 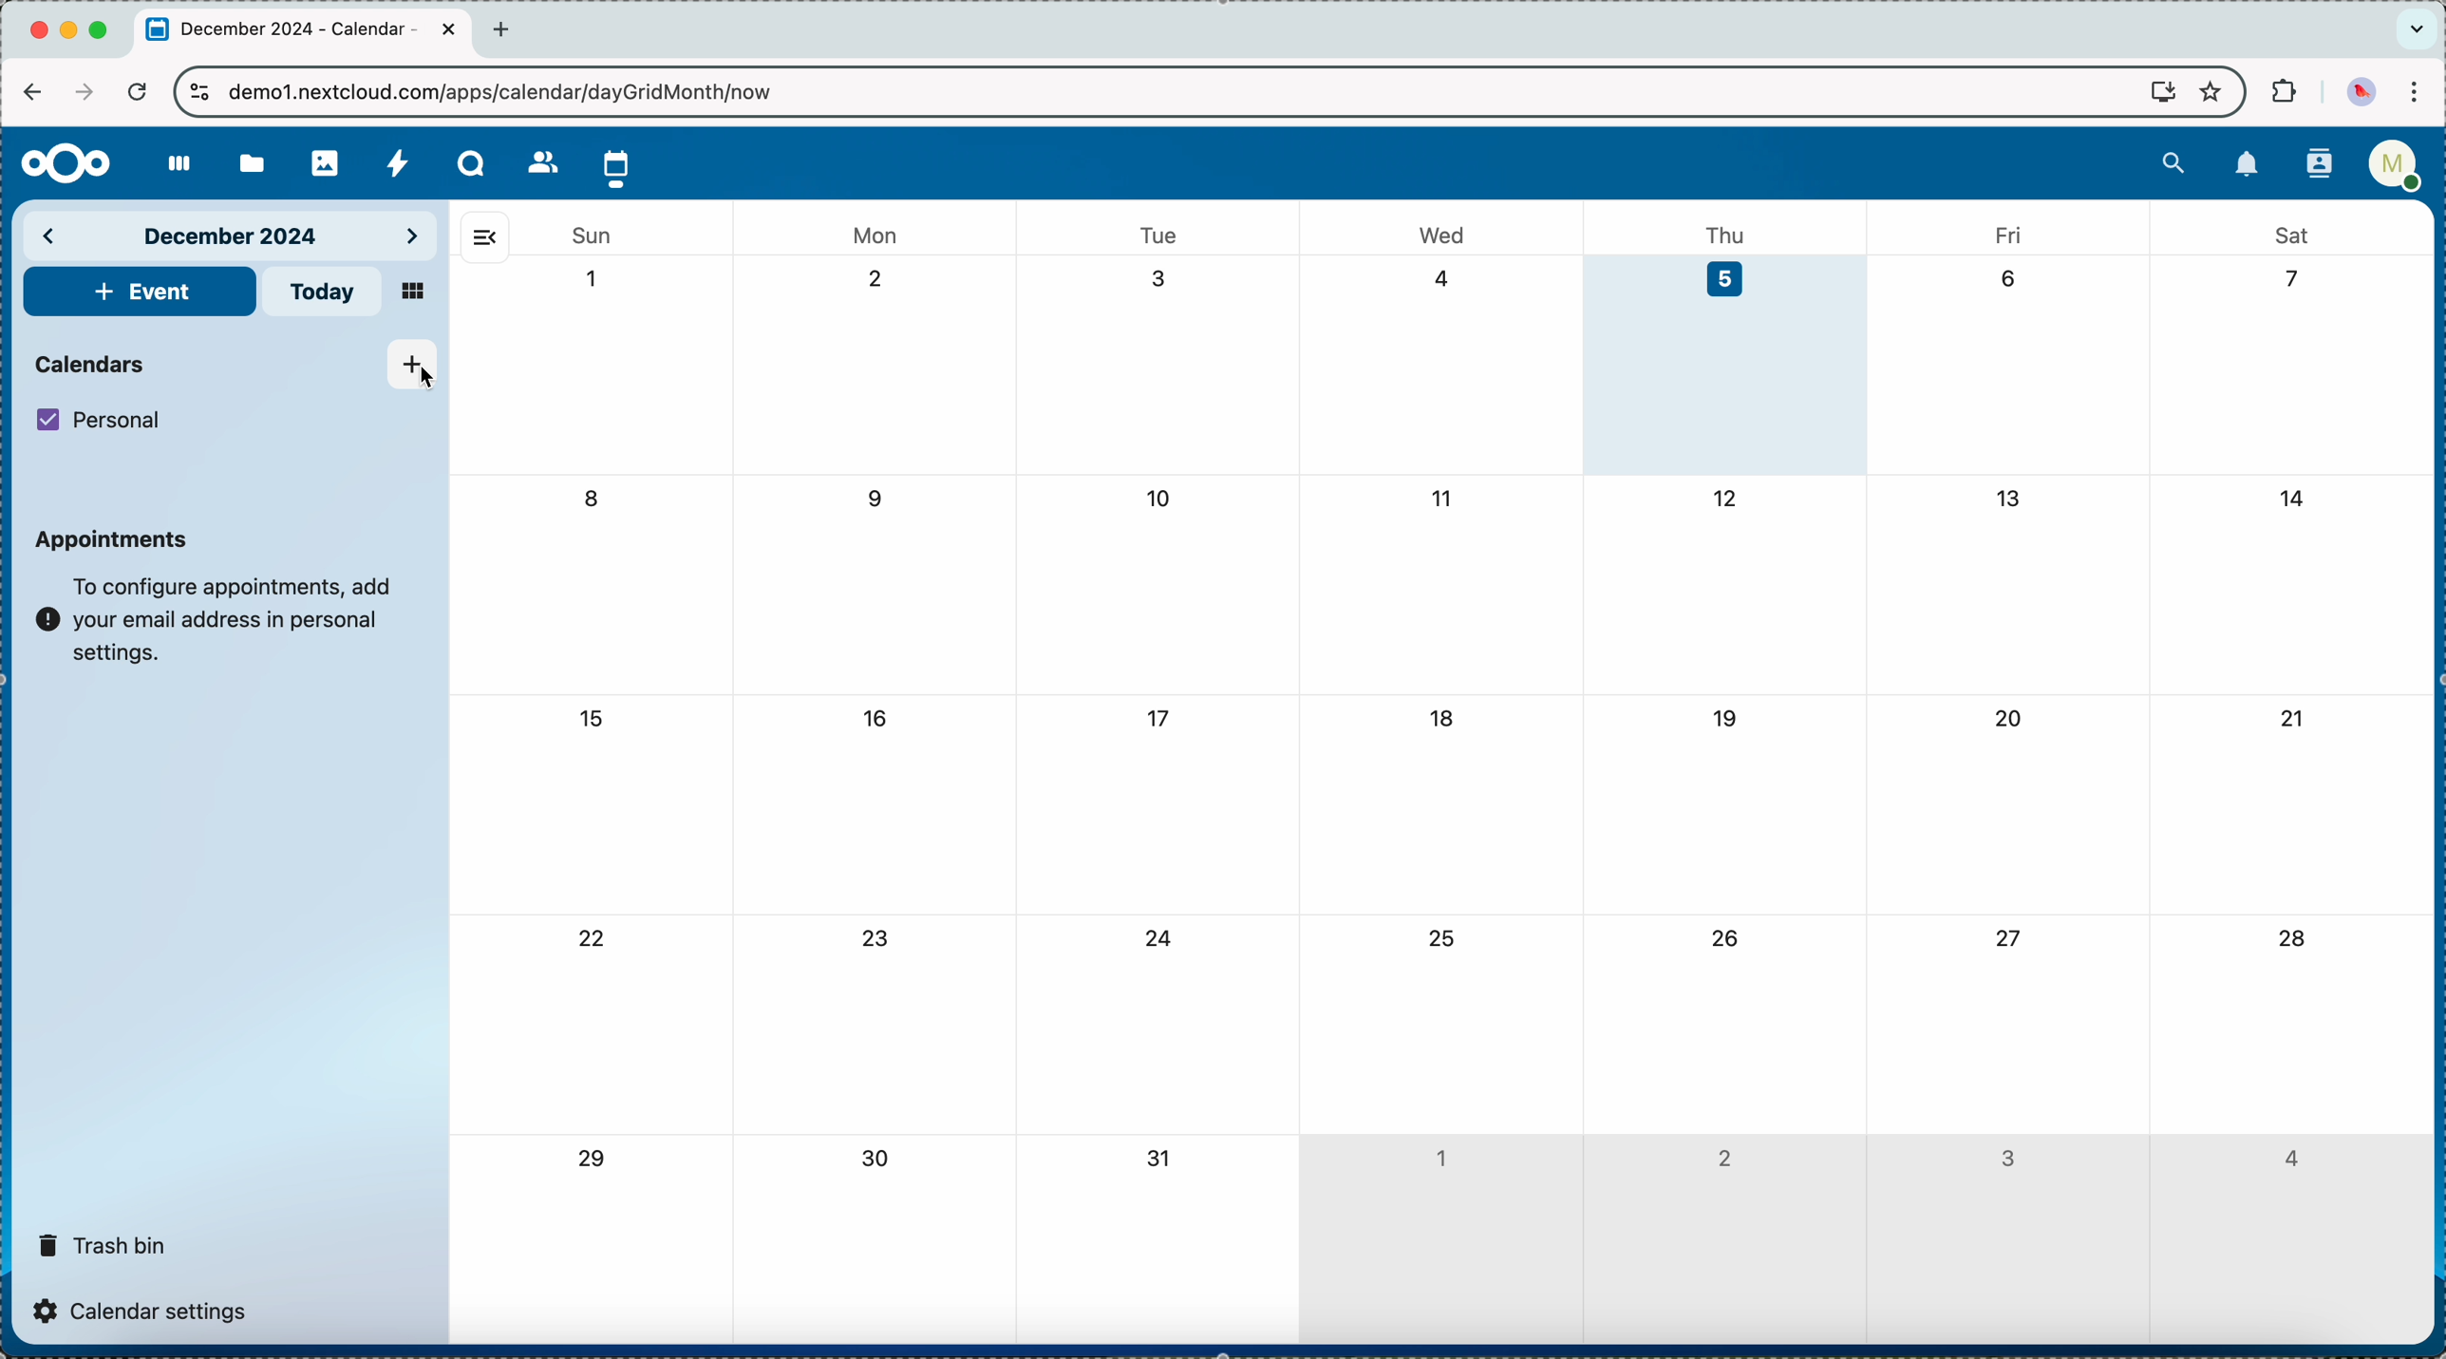 I want to click on contacts, so click(x=2313, y=166).